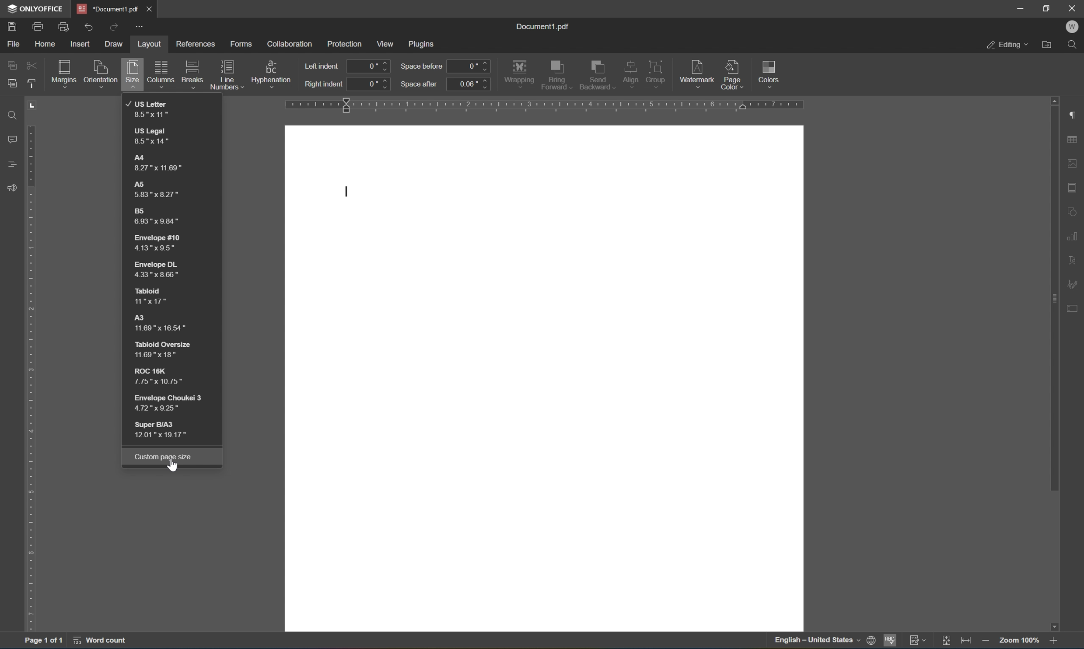 The height and width of the screenshot is (649, 1084). Describe the element at coordinates (116, 25) in the screenshot. I see `redo` at that location.